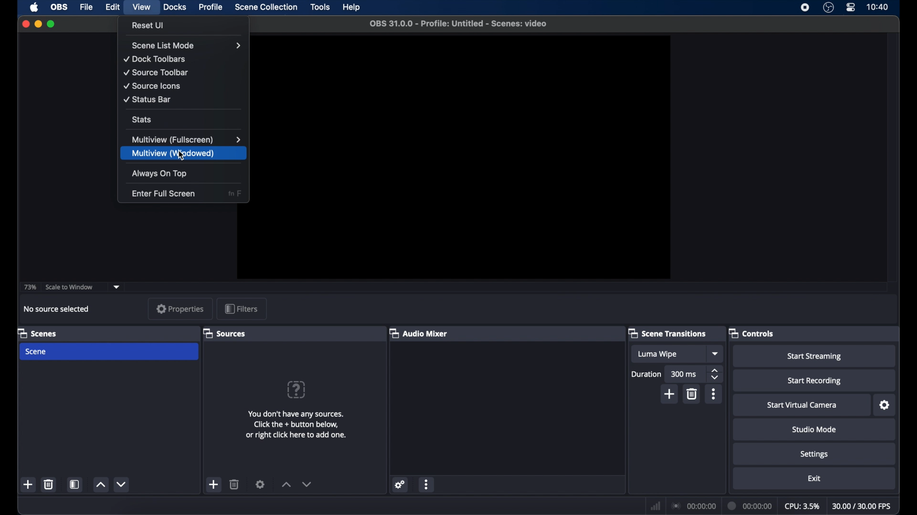  Describe the element at coordinates (655, 505) in the screenshot. I see `network` at that location.